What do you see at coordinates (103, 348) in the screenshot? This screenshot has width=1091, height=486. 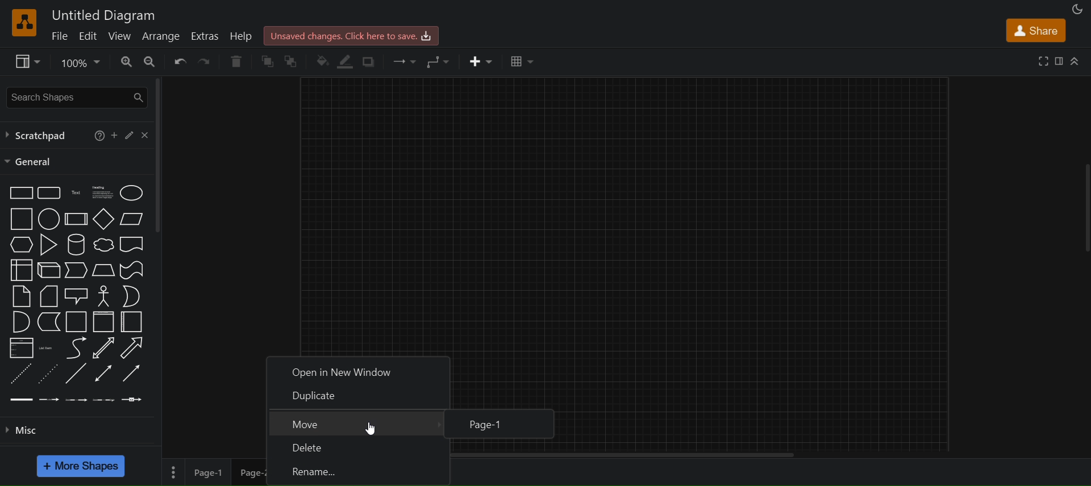 I see `bidirectional arrow` at bounding box center [103, 348].